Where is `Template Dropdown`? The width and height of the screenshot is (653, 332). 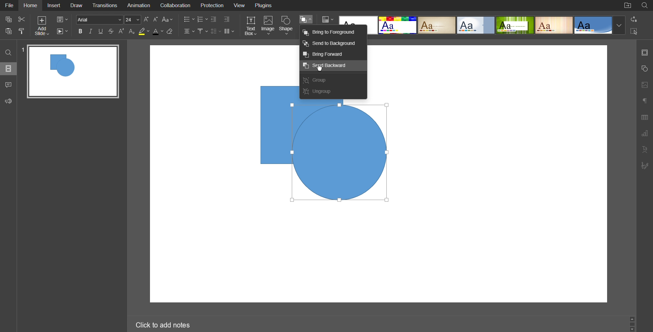
Template Dropdown is located at coordinates (619, 25).